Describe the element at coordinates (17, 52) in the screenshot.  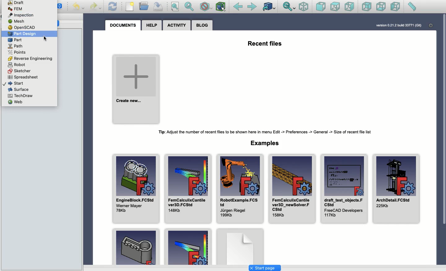
I see `Points` at that location.